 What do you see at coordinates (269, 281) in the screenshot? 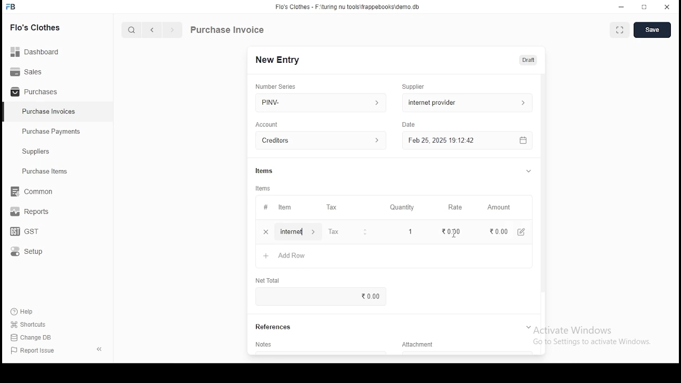
I see `net total` at bounding box center [269, 281].